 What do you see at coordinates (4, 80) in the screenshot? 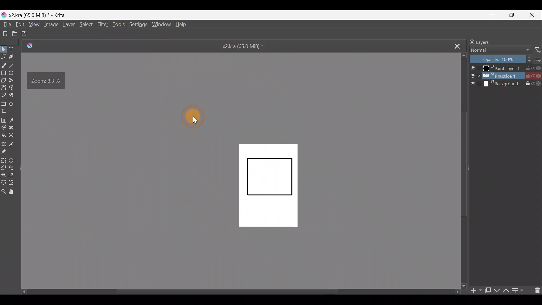
I see `Polygon tool` at bounding box center [4, 80].